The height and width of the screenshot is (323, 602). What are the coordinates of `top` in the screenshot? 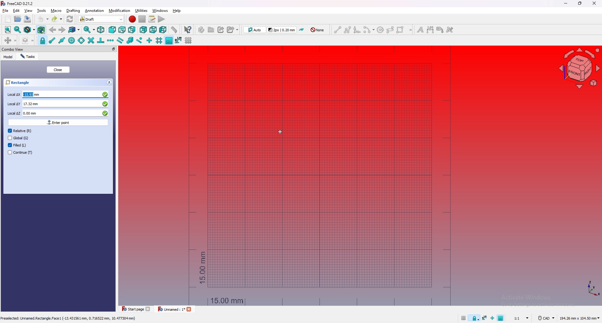 It's located at (122, 30).